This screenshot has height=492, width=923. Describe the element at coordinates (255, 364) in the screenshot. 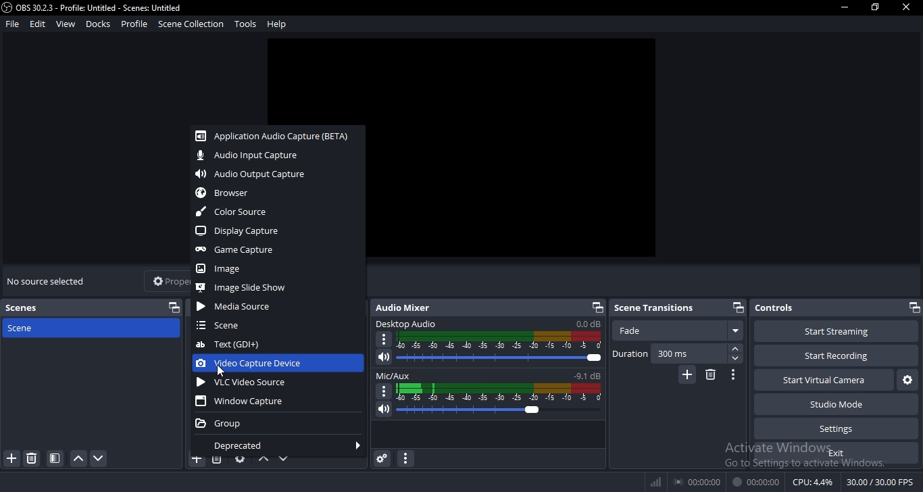

I see `video capture device` at that location.